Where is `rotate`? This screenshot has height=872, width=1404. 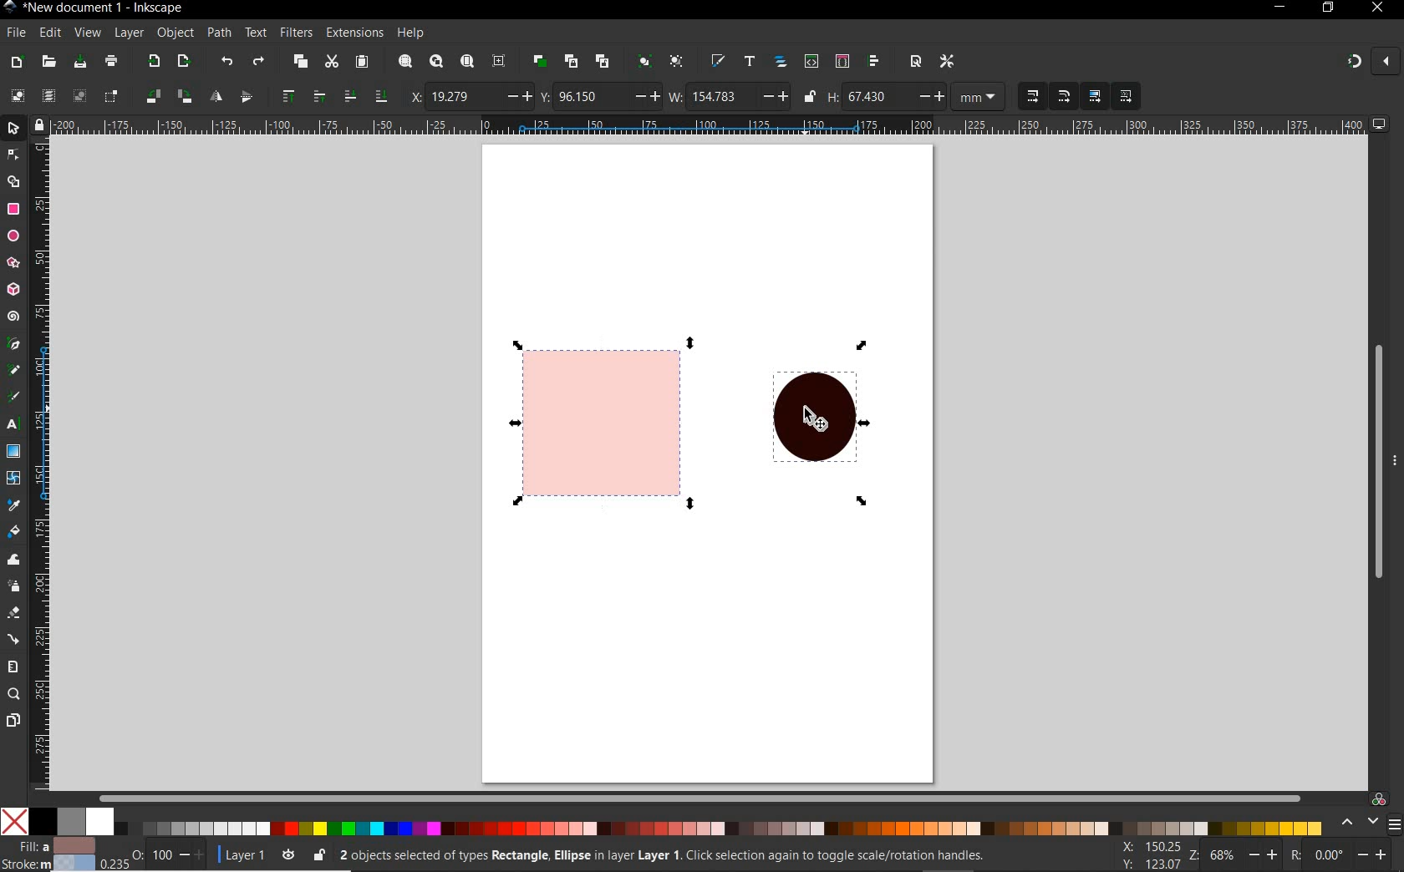 rotate is located at coordinates (1345, 856).